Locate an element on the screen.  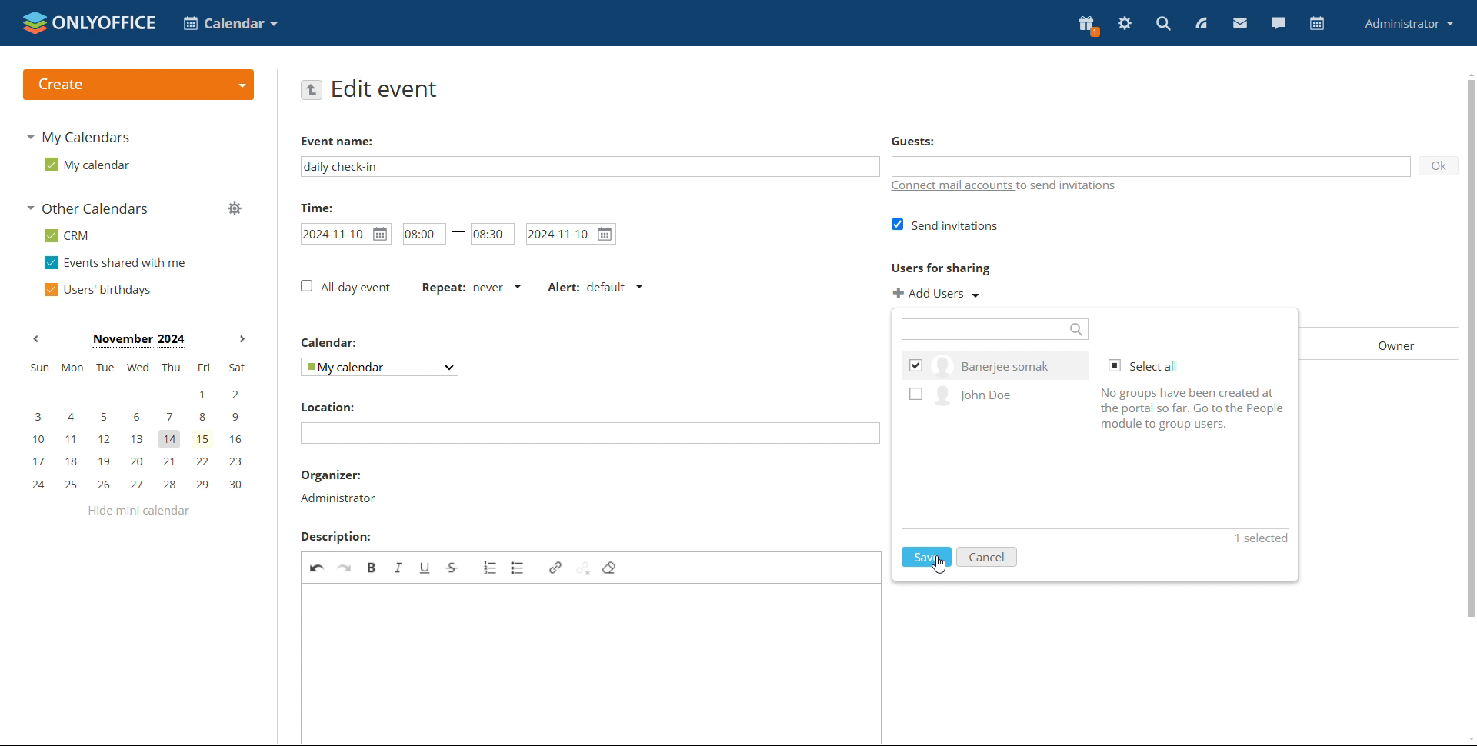
crm is located at coordinates (66, 235).